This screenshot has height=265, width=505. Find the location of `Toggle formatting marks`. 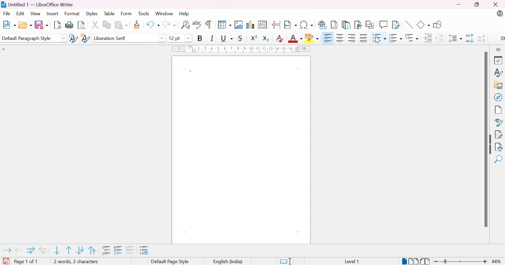

Toggle formatting marks is located at coordinates (209, 24).